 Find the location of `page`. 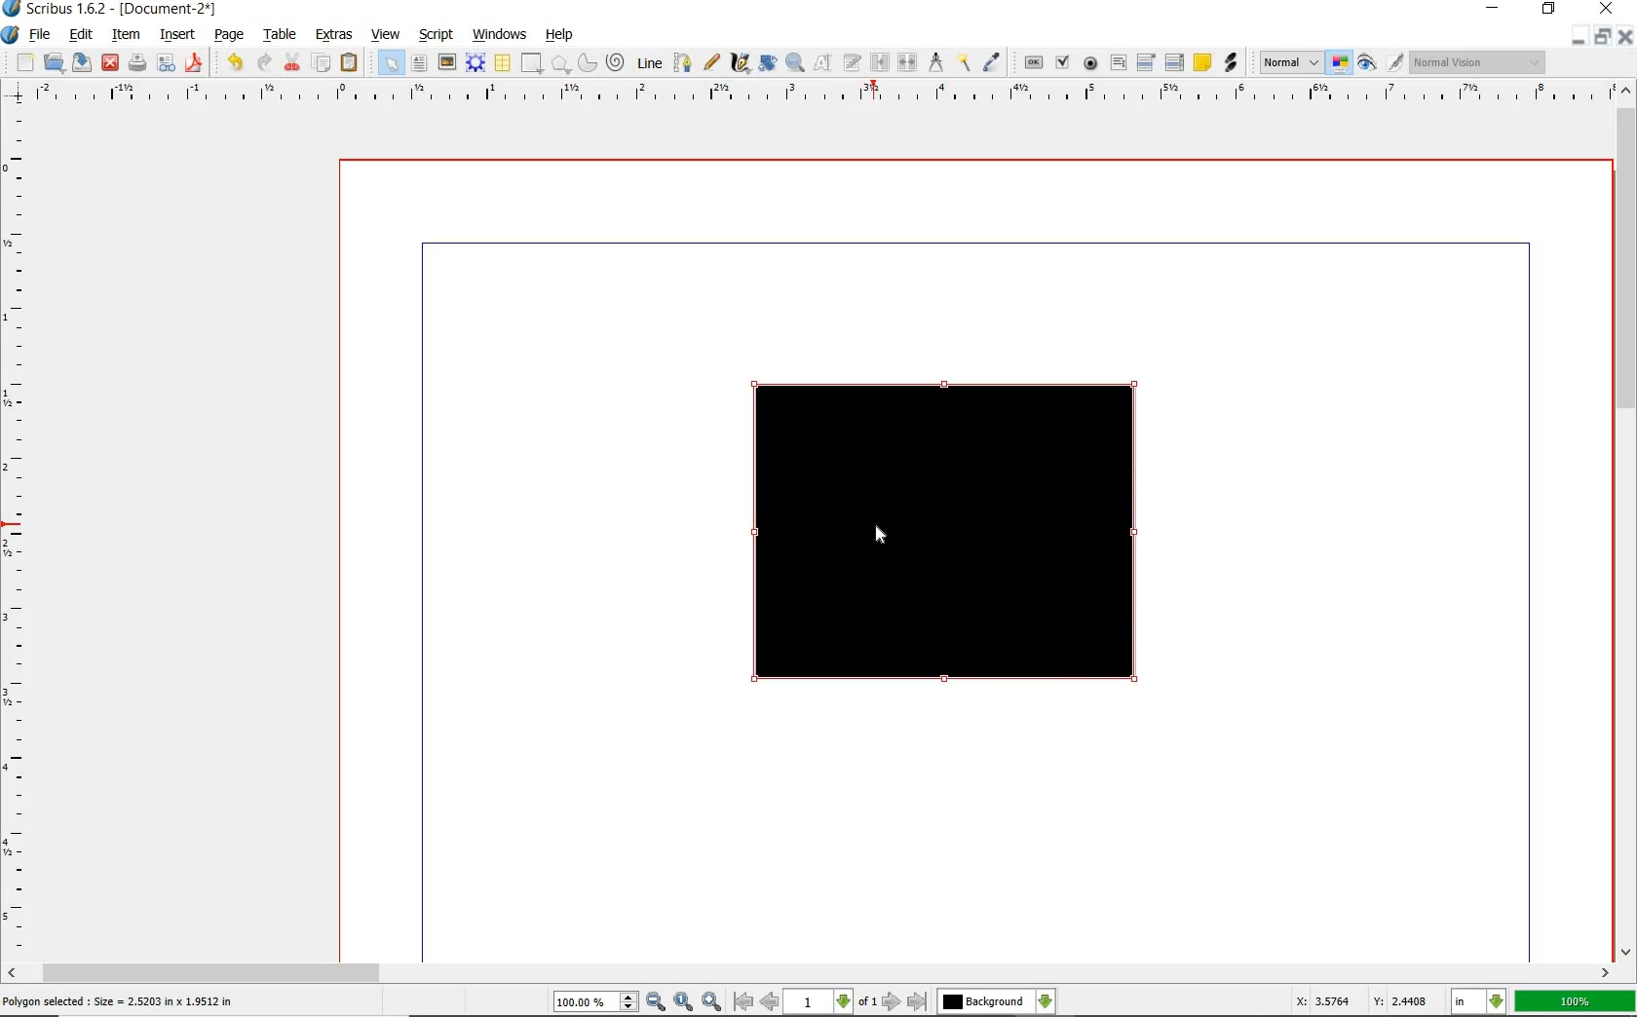

page is located at coordinates (230, 37).